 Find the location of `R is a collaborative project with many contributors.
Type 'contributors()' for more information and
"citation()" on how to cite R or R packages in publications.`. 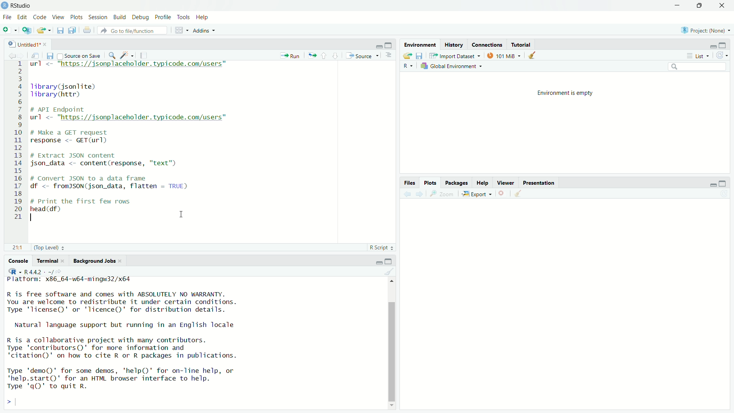

R is a collaborative project with many contributors.
Type 'contributors()' for more information and
"citation()" on how to cite R or R packages in publications. is located at coordinates (122, 349).